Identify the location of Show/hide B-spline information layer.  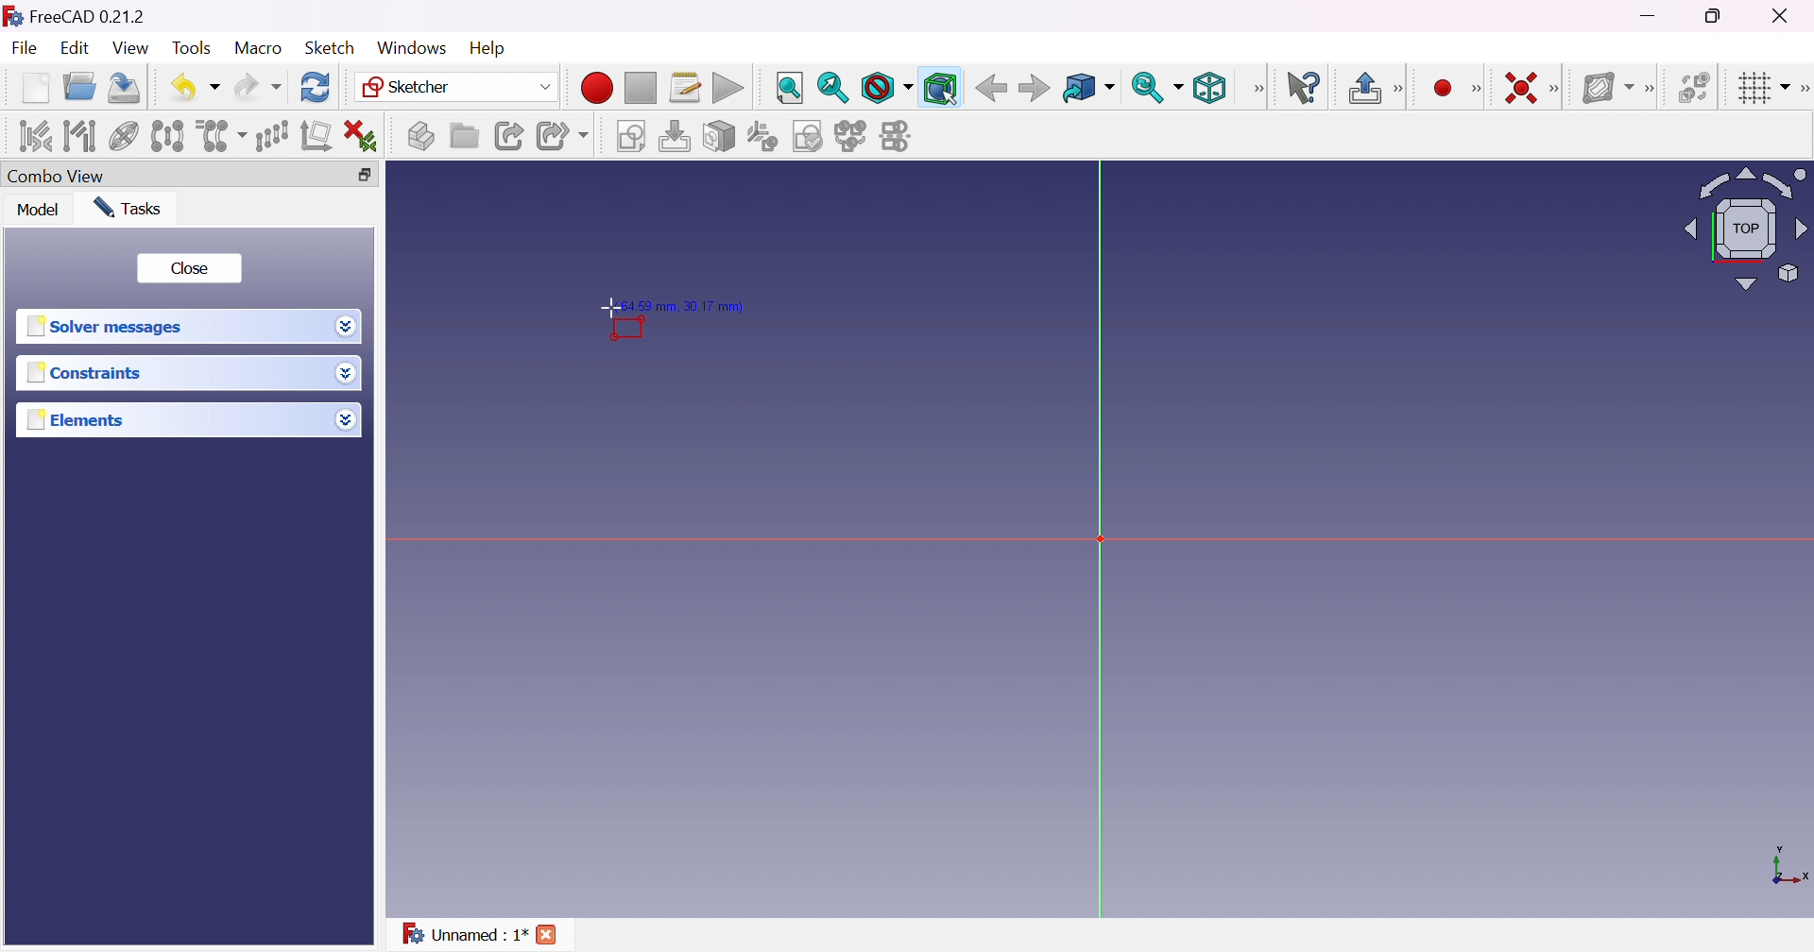
(1607, 87).